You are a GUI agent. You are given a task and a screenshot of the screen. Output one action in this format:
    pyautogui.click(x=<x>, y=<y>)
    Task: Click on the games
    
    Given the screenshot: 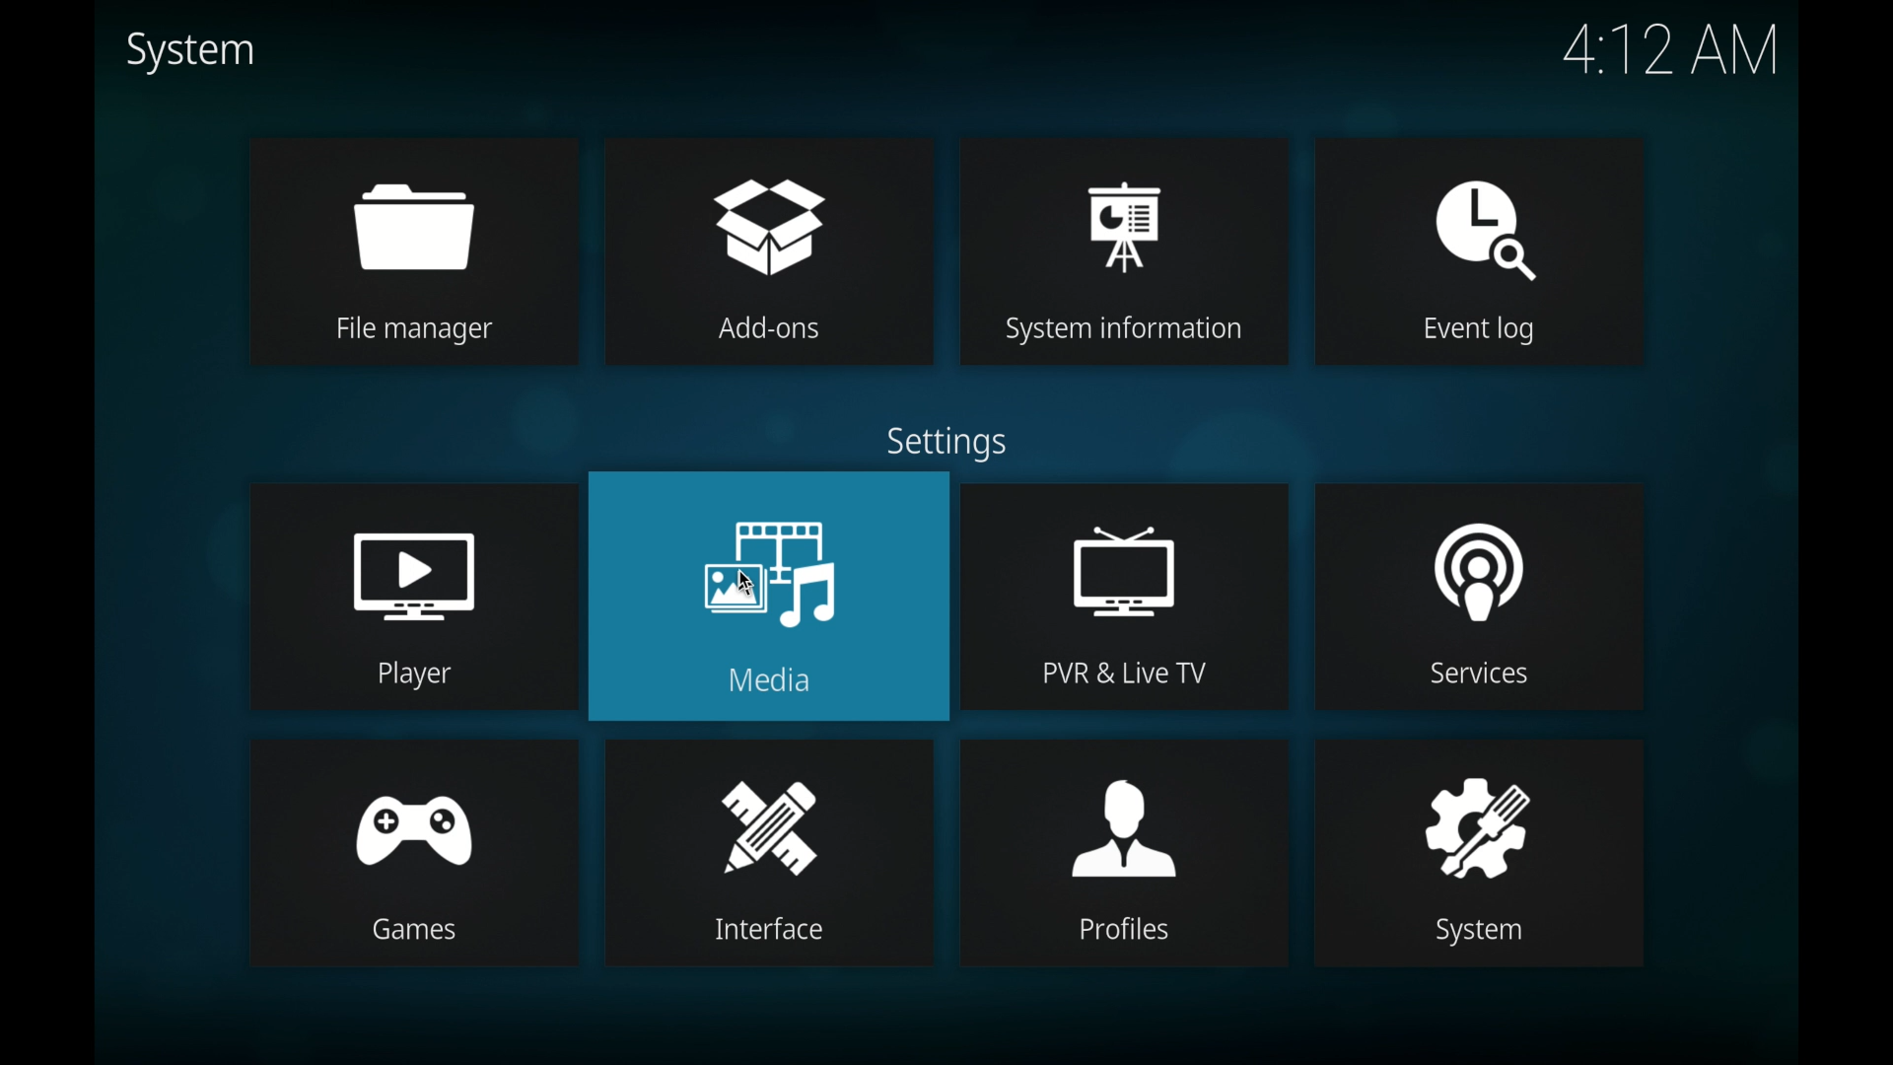 What is the action you would take?
    pyautogui.click(x=412, y=808)
    